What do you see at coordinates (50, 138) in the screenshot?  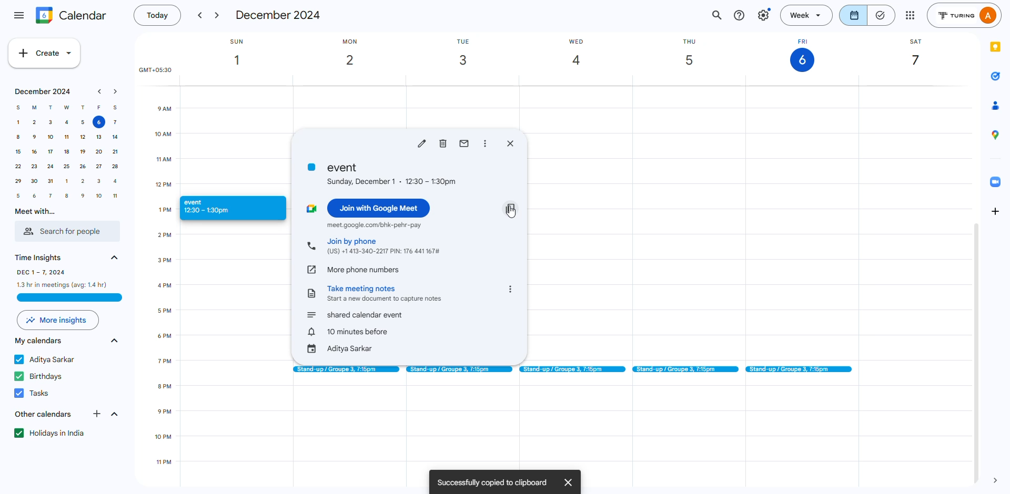 I see `10` at bounding box center [50, 138].